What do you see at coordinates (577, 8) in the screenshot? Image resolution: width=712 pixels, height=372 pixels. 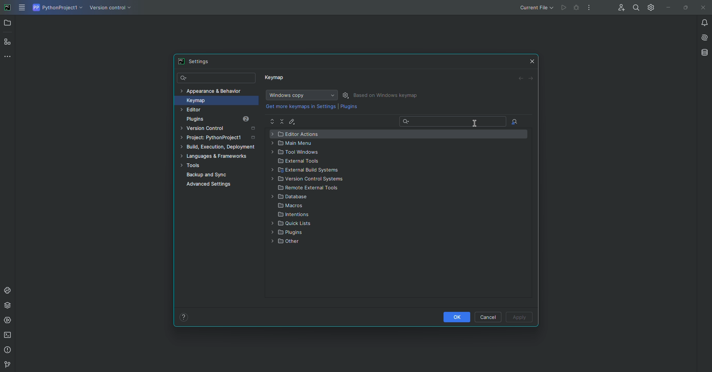 I see `debug` at bounding box center [577, 8].